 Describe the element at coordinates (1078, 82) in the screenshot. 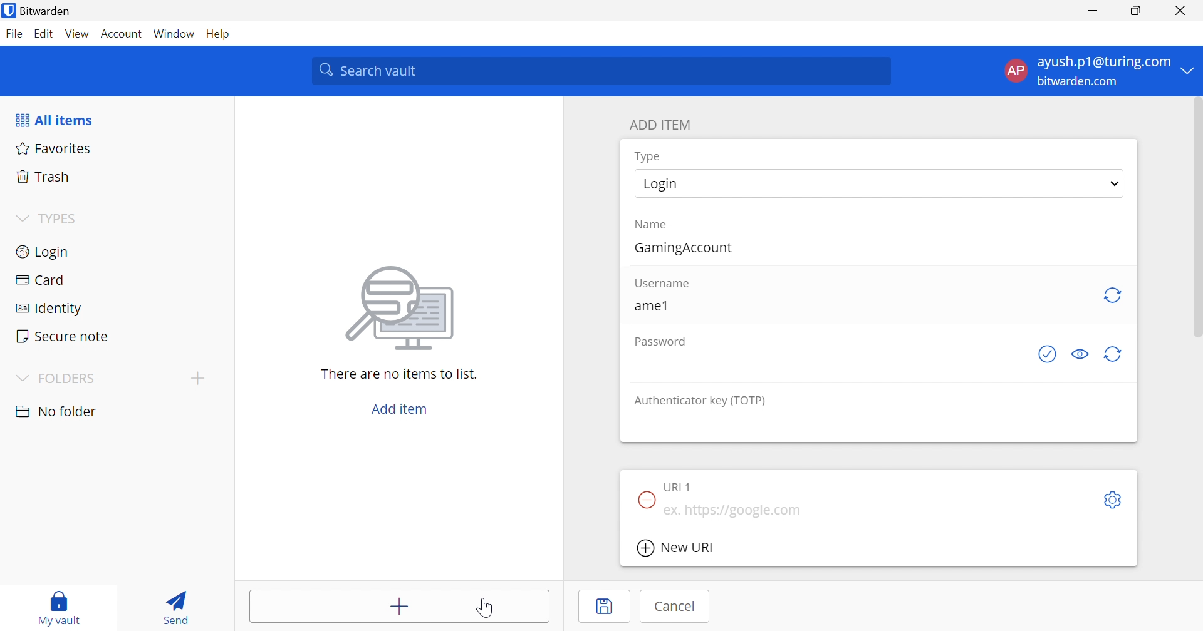

I see `bitwarden.com` at that location.